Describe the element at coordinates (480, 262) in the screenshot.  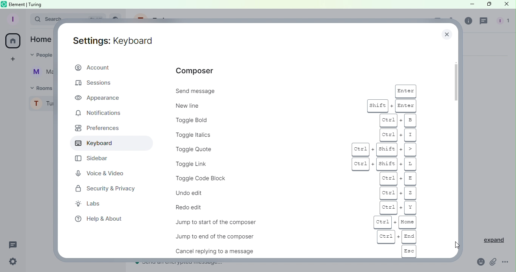
I see `Emoji` at that location.